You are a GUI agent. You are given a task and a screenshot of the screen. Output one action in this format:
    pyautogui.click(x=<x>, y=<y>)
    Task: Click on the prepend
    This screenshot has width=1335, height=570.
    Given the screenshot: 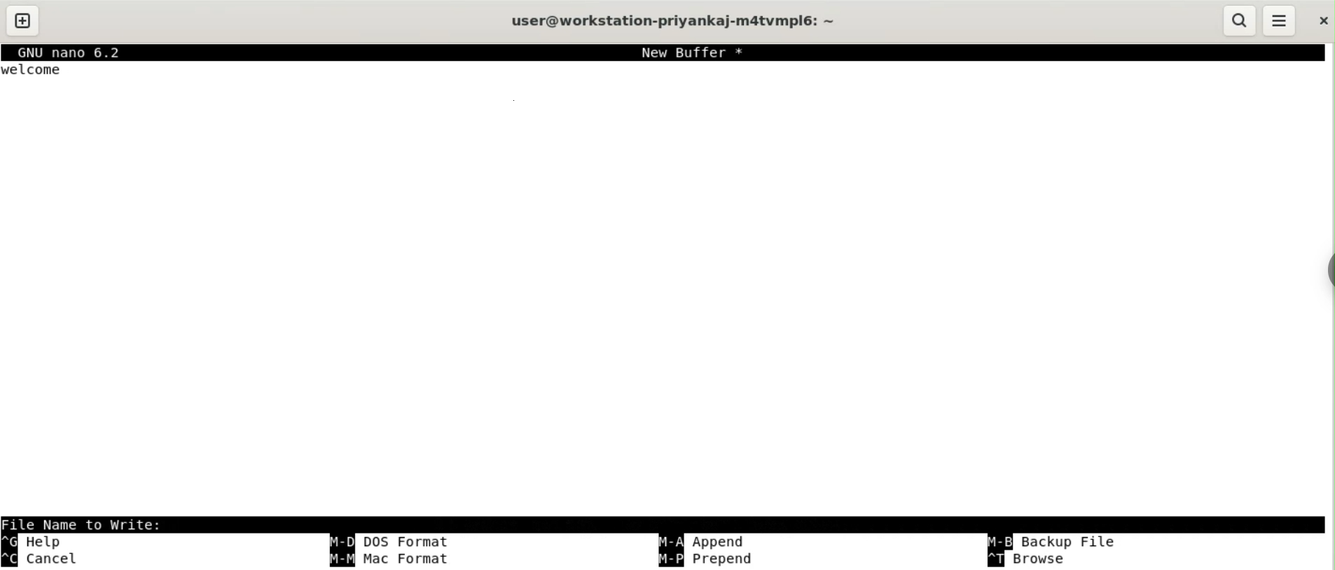 What is the action you would take?
    pyautogui.click(x=708, y=559)
    